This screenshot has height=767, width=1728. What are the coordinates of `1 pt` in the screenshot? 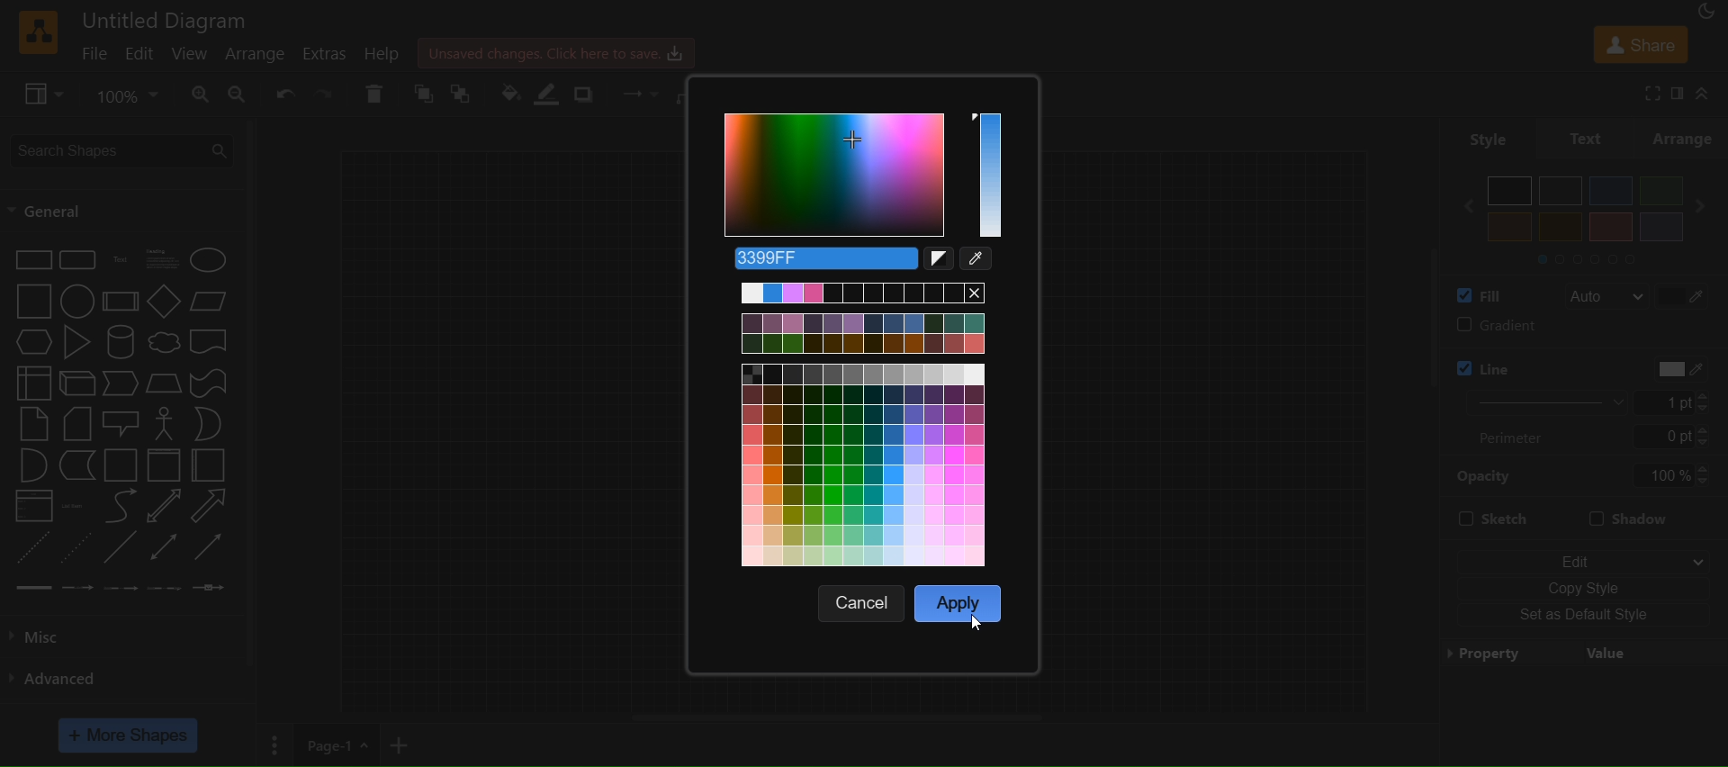 It's located at (1684, 402).